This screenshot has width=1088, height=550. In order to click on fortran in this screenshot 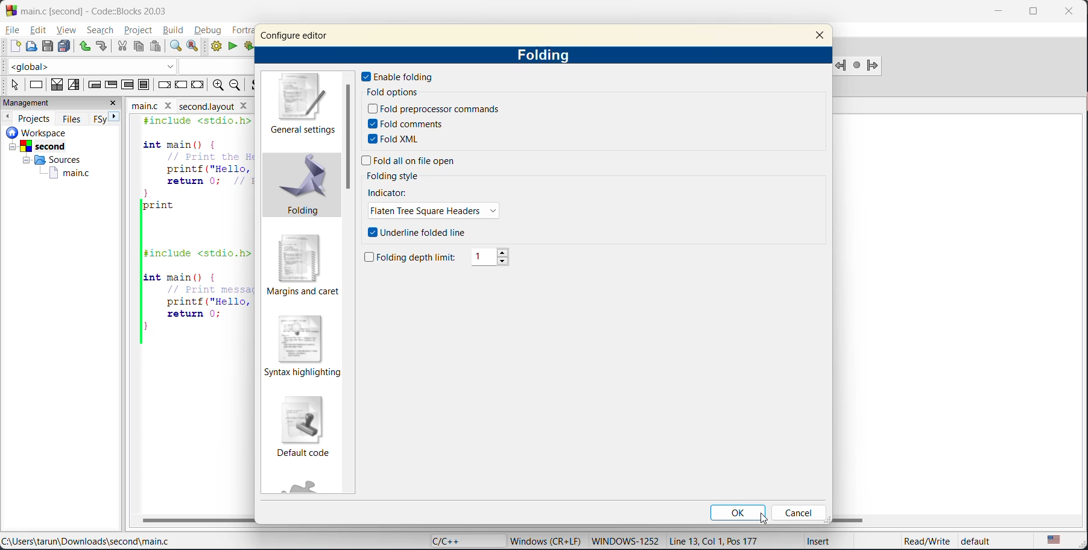, I will do `click(242, 31)`.